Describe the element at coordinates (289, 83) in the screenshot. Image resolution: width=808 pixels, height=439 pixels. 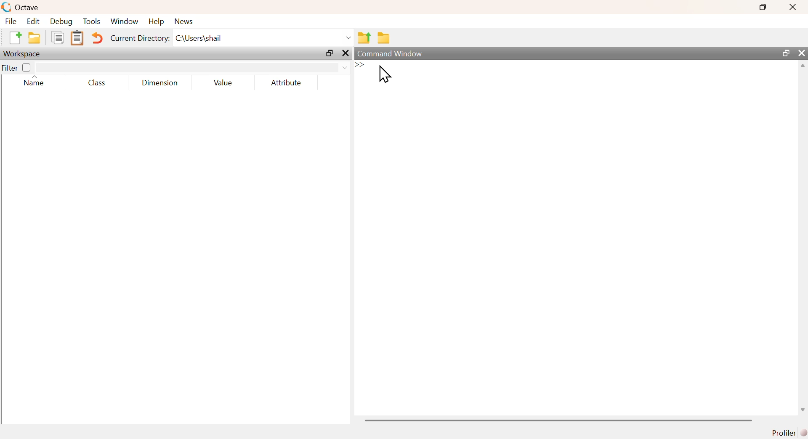
I see `attribute` at that location.